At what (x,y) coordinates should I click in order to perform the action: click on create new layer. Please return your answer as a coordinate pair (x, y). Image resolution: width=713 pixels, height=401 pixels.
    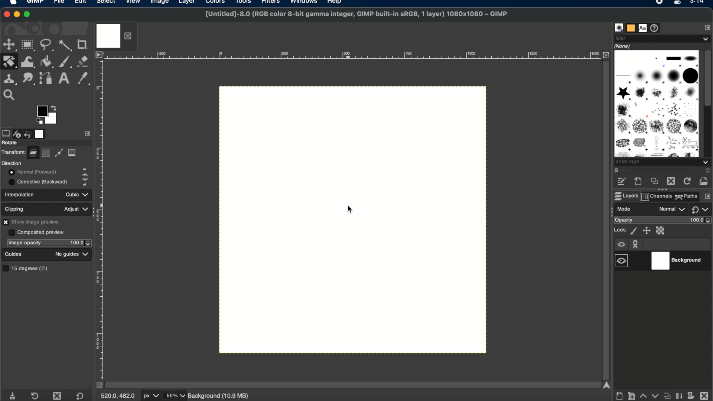
    Looking at the image, I should click on (620, 396).